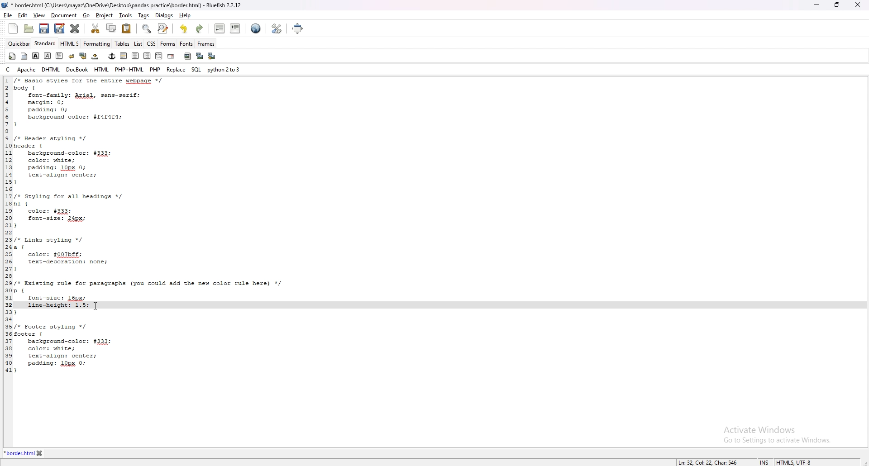 This screenshot has height=466, width=869. What do you see at coordinates (112, 56) in the screenshot?
I see `anchor` at bounding box center [112, 56].